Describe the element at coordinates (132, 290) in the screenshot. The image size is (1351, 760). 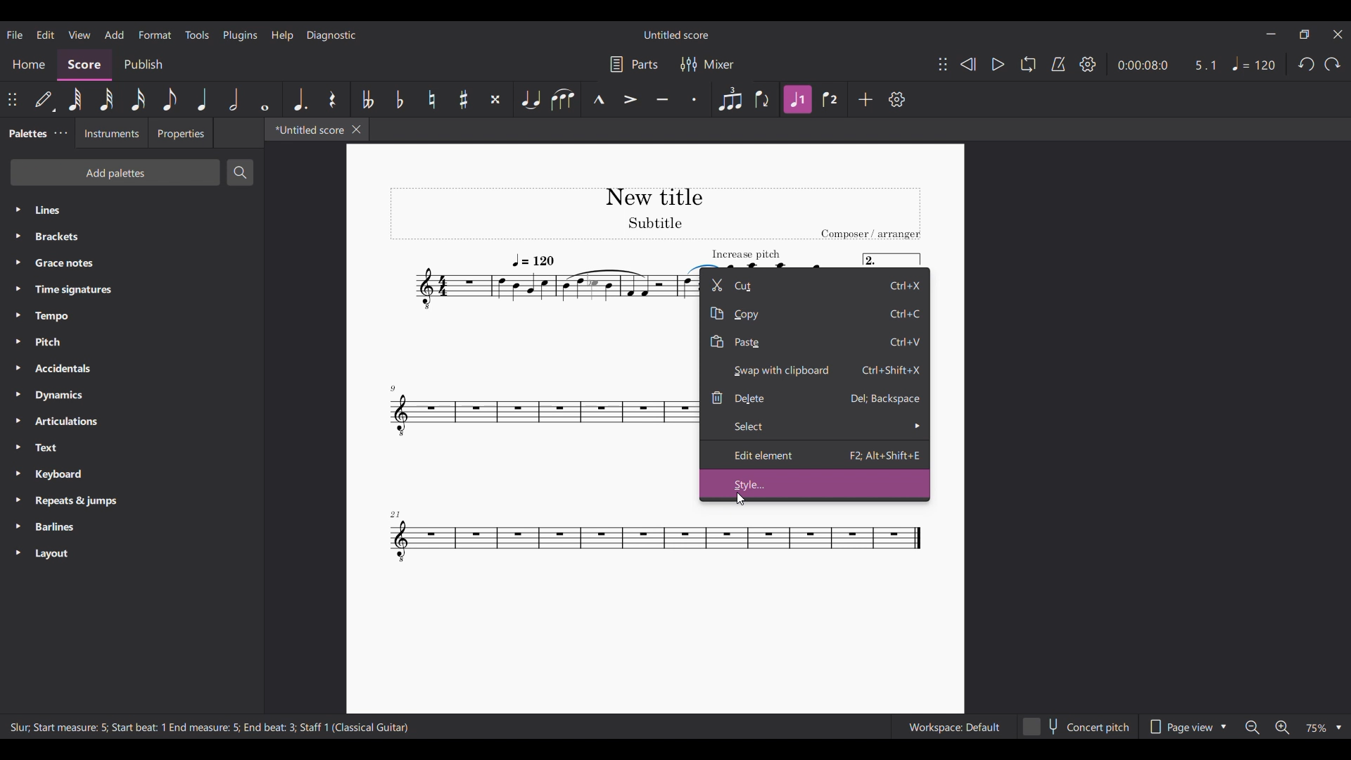
I see `Time signatures` at that location.